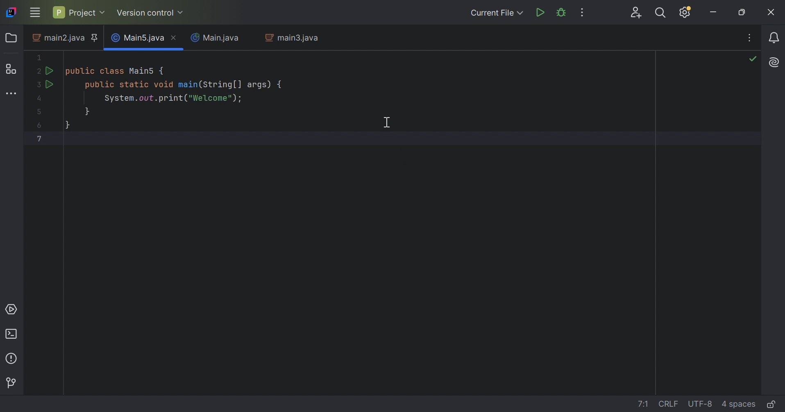  Describe the element at coordinates (12, 310) in the screenshot. I see `Services` at that location.